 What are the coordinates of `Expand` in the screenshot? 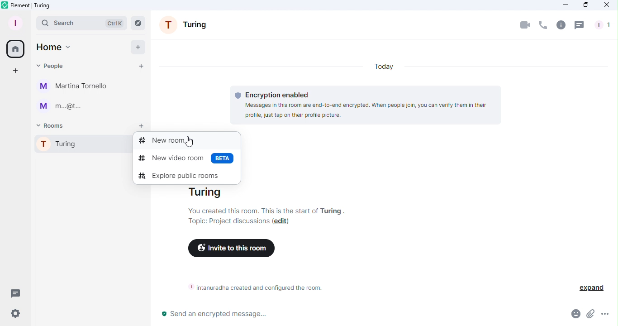 It's located at (589, 287).